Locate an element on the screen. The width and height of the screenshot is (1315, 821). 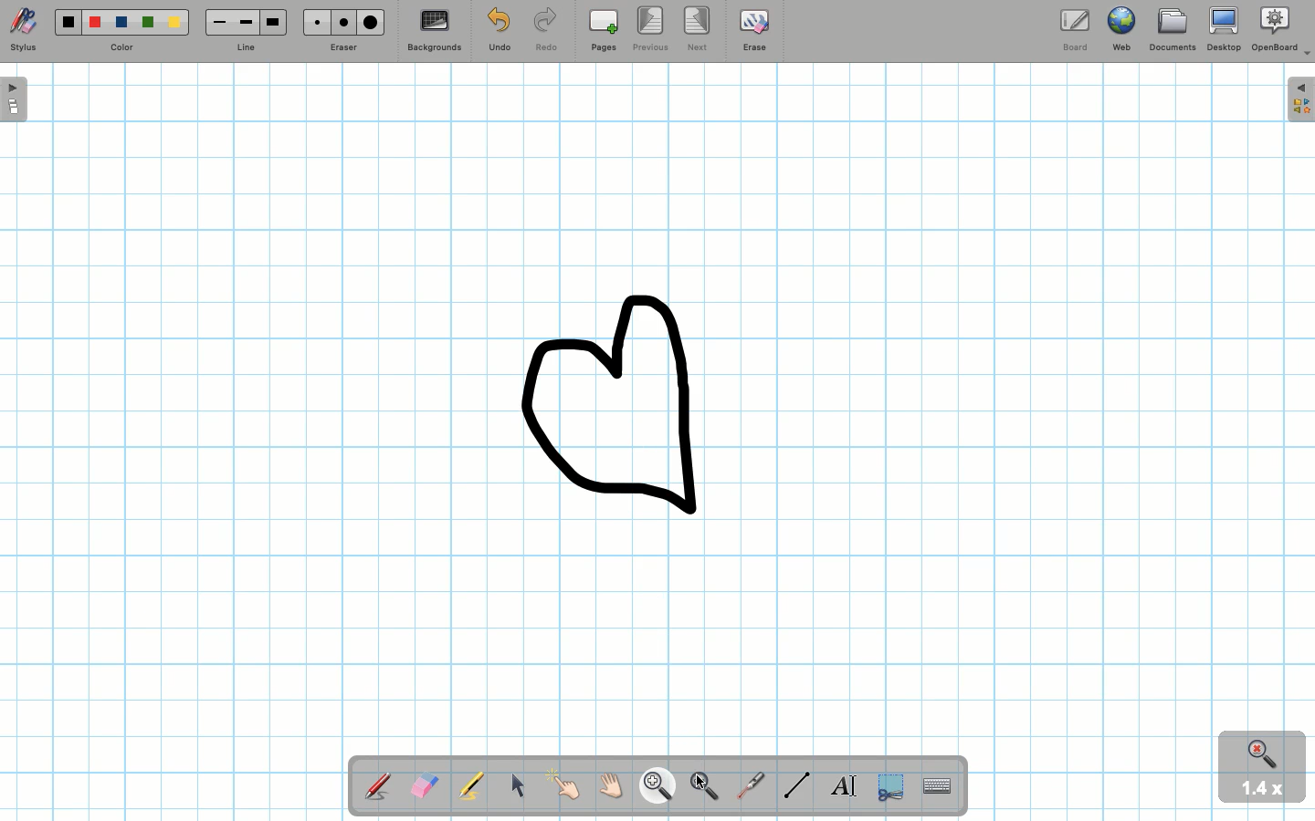
Pages (add) is located at coordinates (601, 30).